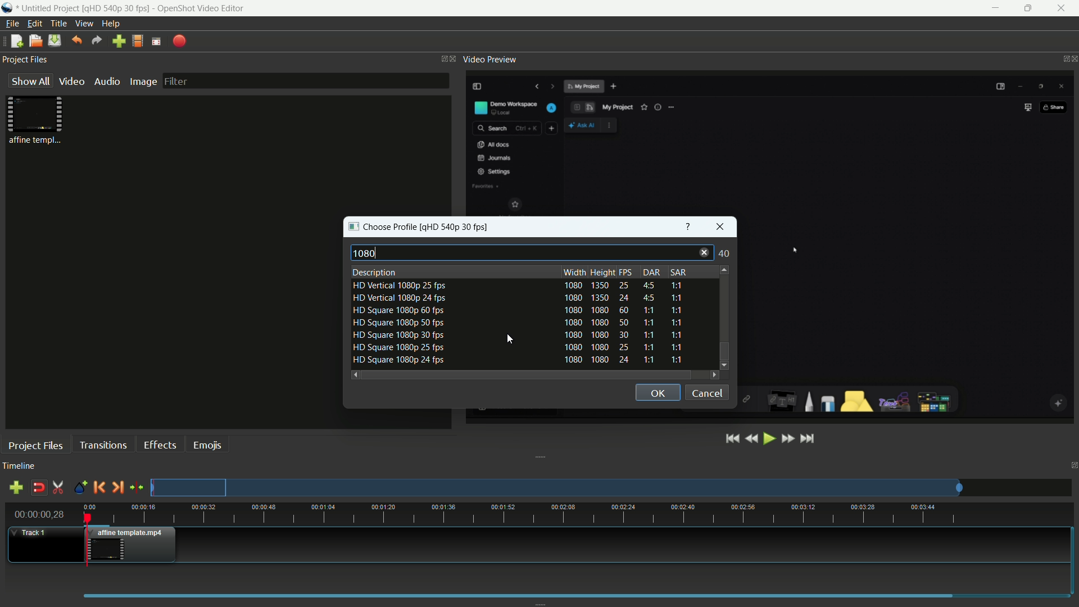  What do you see at coordinates (15, 40) in the screenshot?
I see `new file` at bounding box center [15, 40].